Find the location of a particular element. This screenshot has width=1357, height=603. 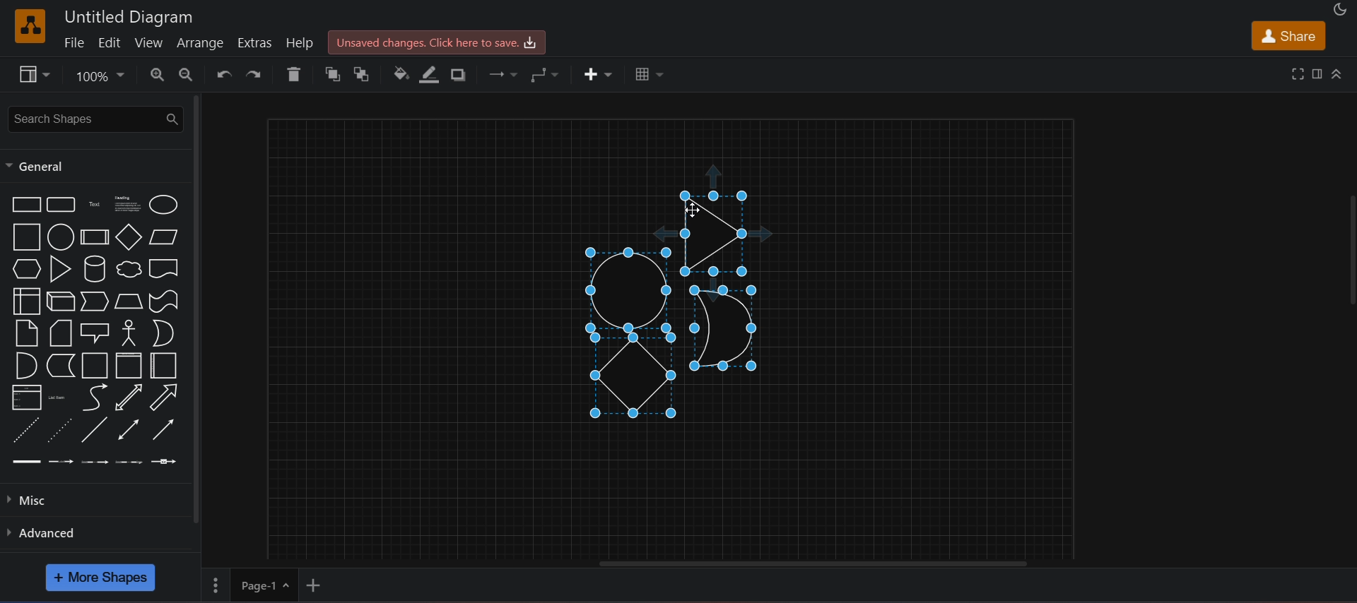

arrow is located at coordinates (164, 396).